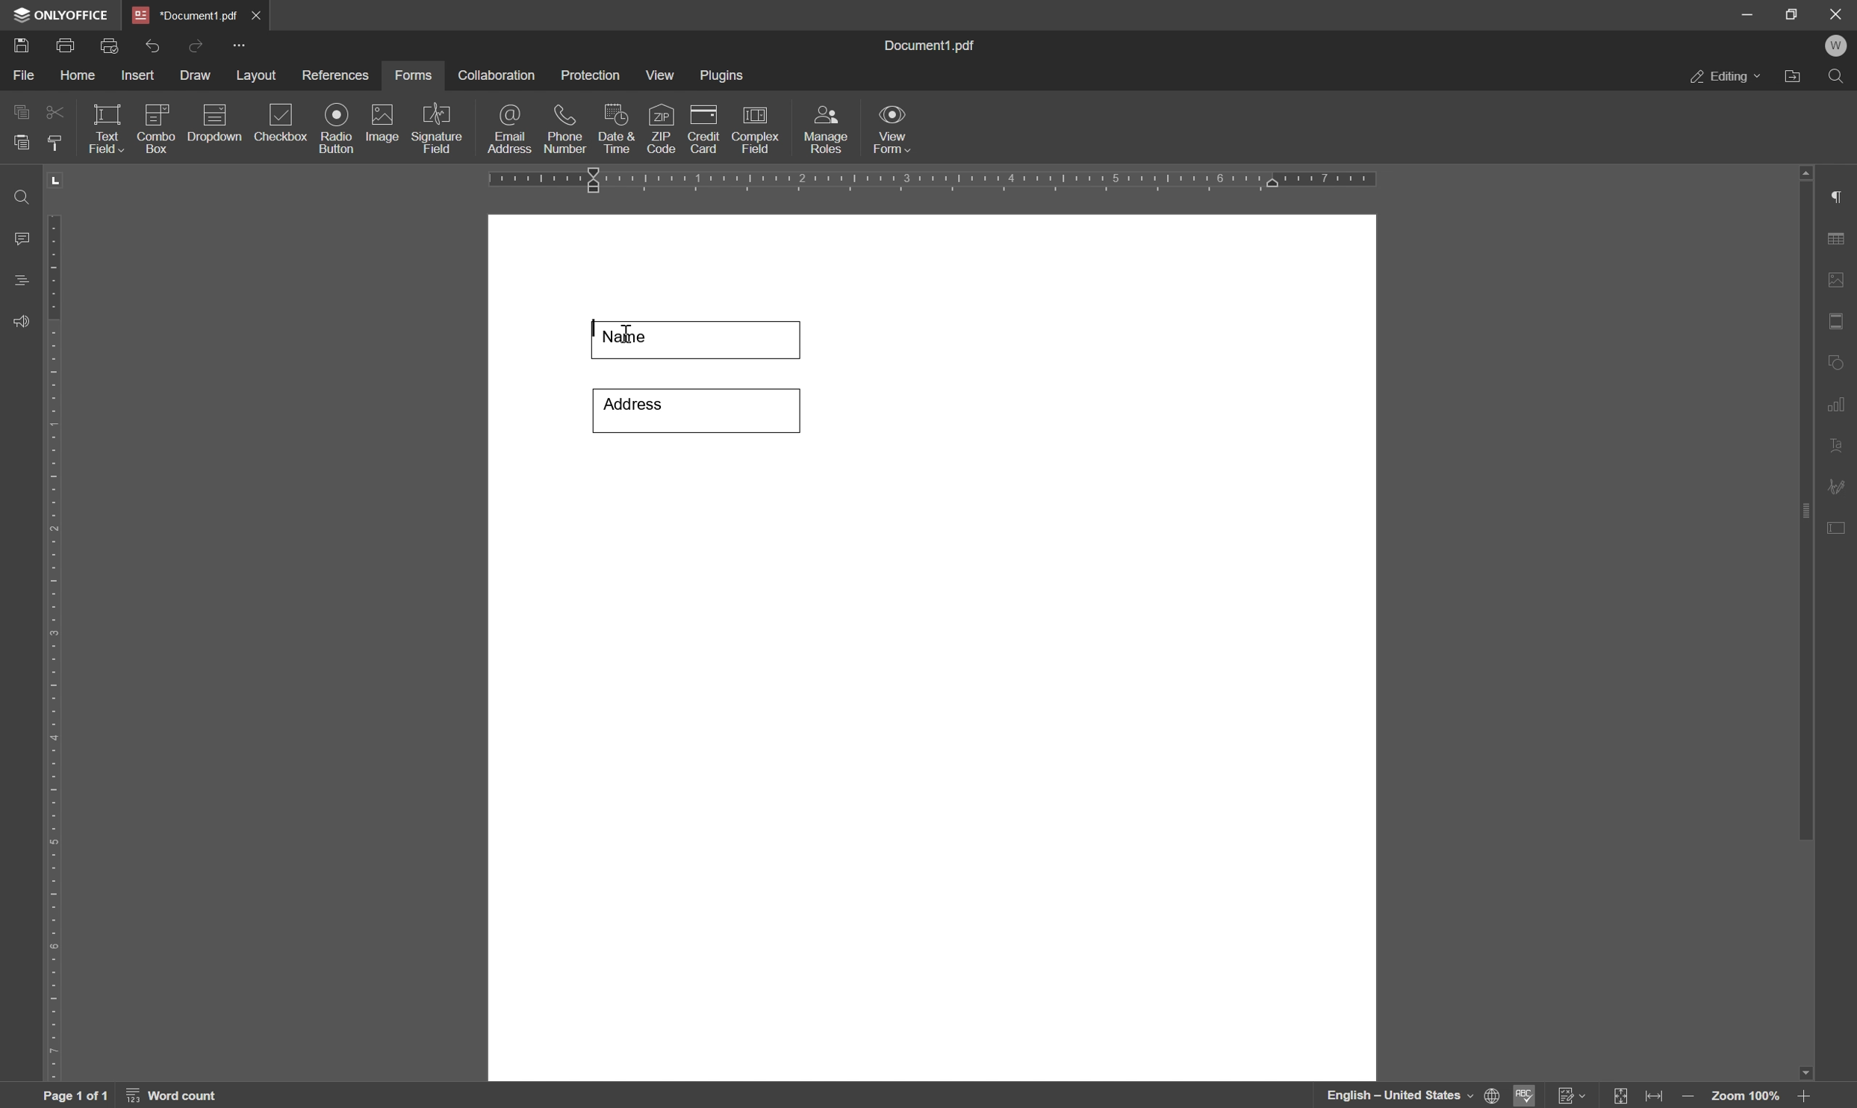  What do you see at coordinates (896, 130) in the screenshot?
I see `view form` at bounding box center [896, 130].